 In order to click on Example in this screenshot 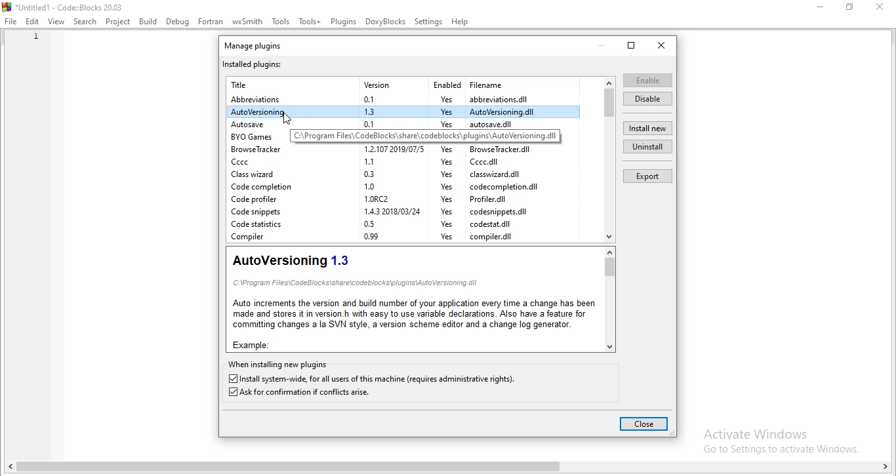, I will do `click(256, 344)`.